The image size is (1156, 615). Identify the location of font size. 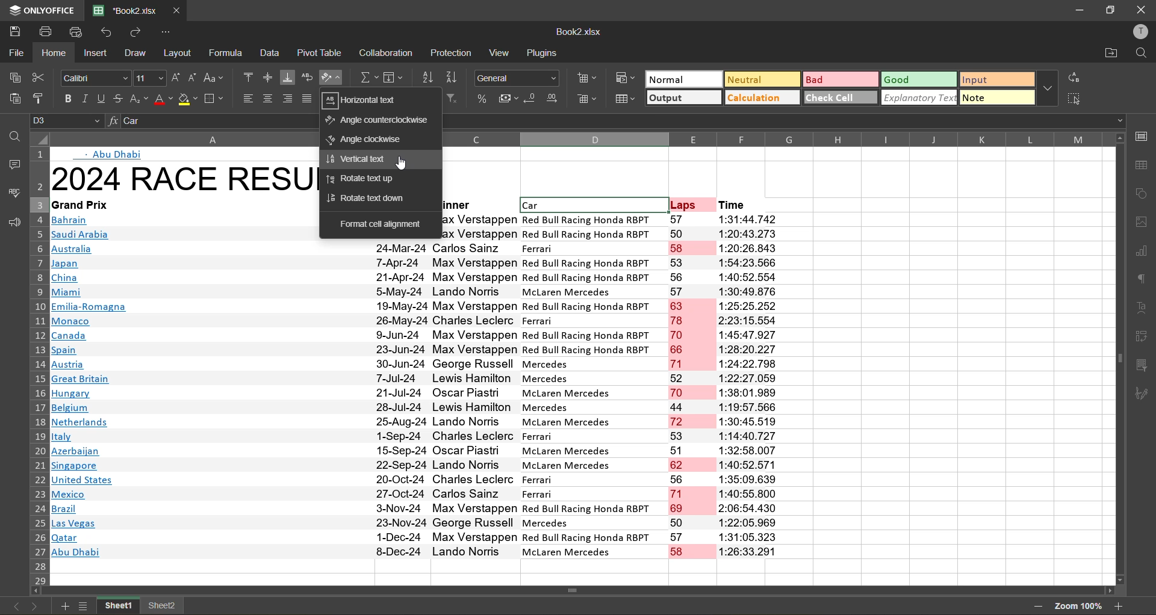
(152, 78).